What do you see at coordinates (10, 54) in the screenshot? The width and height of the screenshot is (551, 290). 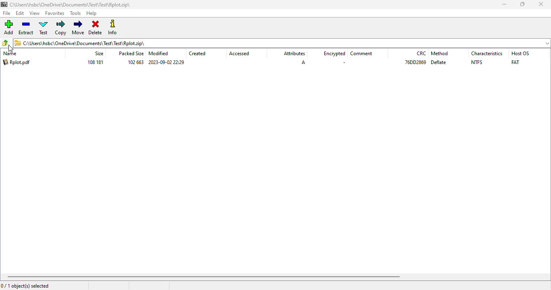 I see `name` at bounding box center [10, 54].